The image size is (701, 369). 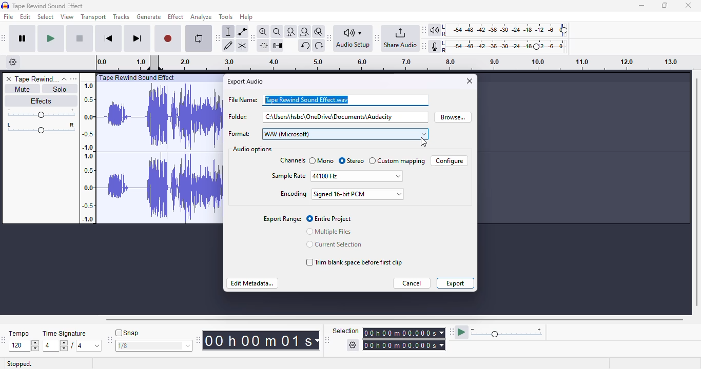 What do you see at coordinates (5, 339) in the screenshot?
I see `audacity time signature toolbar` at bounding box center [5, 339].